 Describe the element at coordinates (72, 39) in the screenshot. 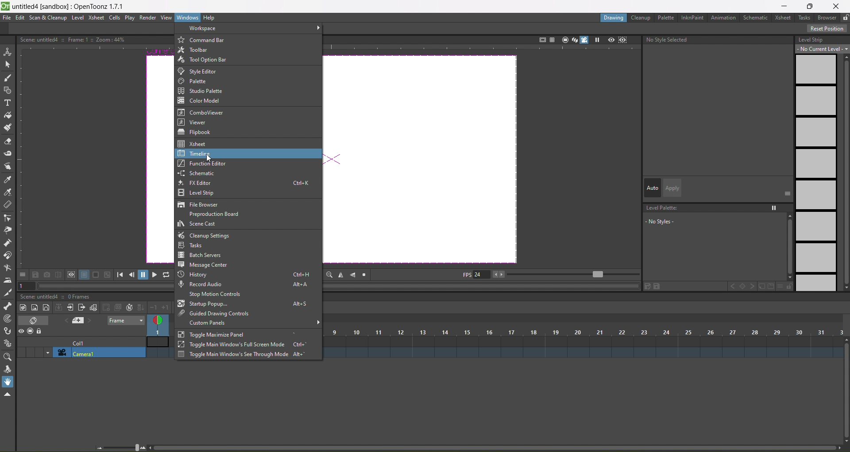

I see `text` at that location.